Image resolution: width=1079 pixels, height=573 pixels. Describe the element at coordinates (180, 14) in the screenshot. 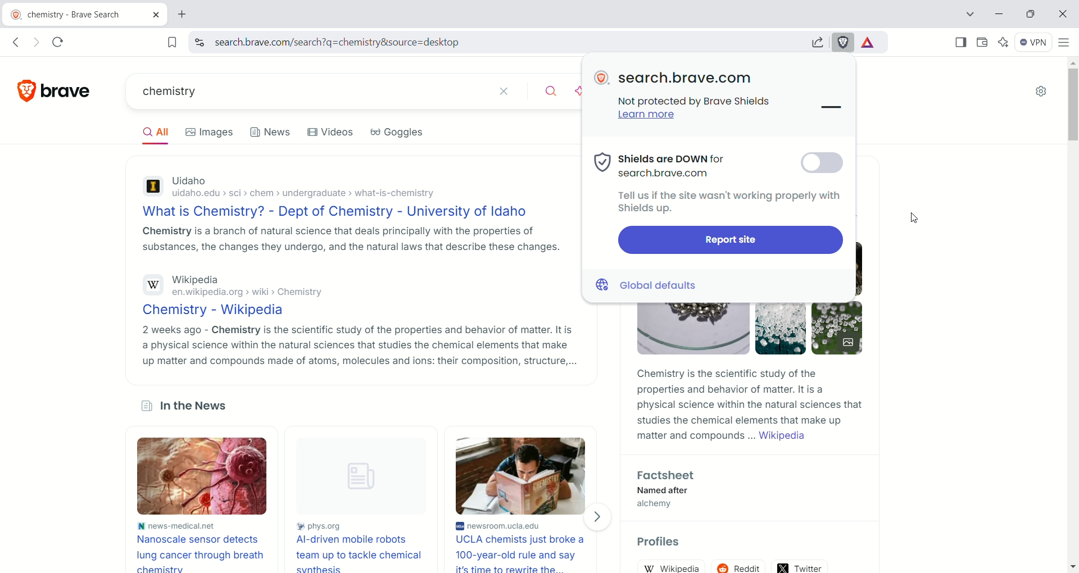

I see `new tab` at that location.